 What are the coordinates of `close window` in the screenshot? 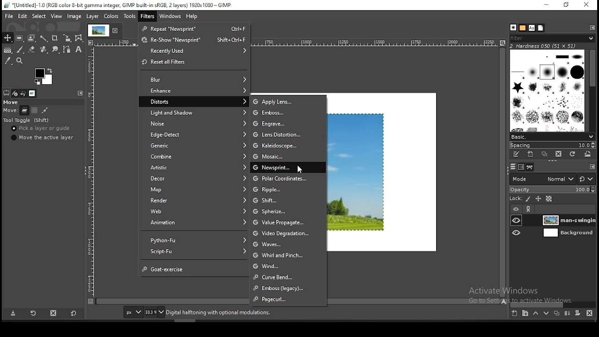 It's located at (586, 5).